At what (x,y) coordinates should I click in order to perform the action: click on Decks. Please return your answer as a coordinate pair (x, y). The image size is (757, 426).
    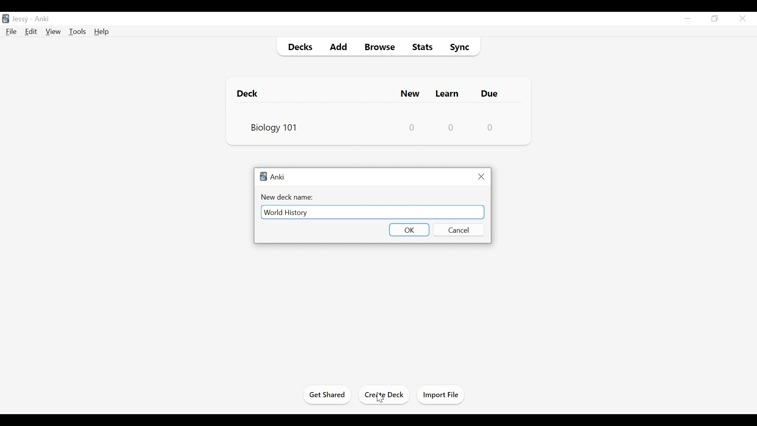
    Looking at the image, I should click on (298, 46).